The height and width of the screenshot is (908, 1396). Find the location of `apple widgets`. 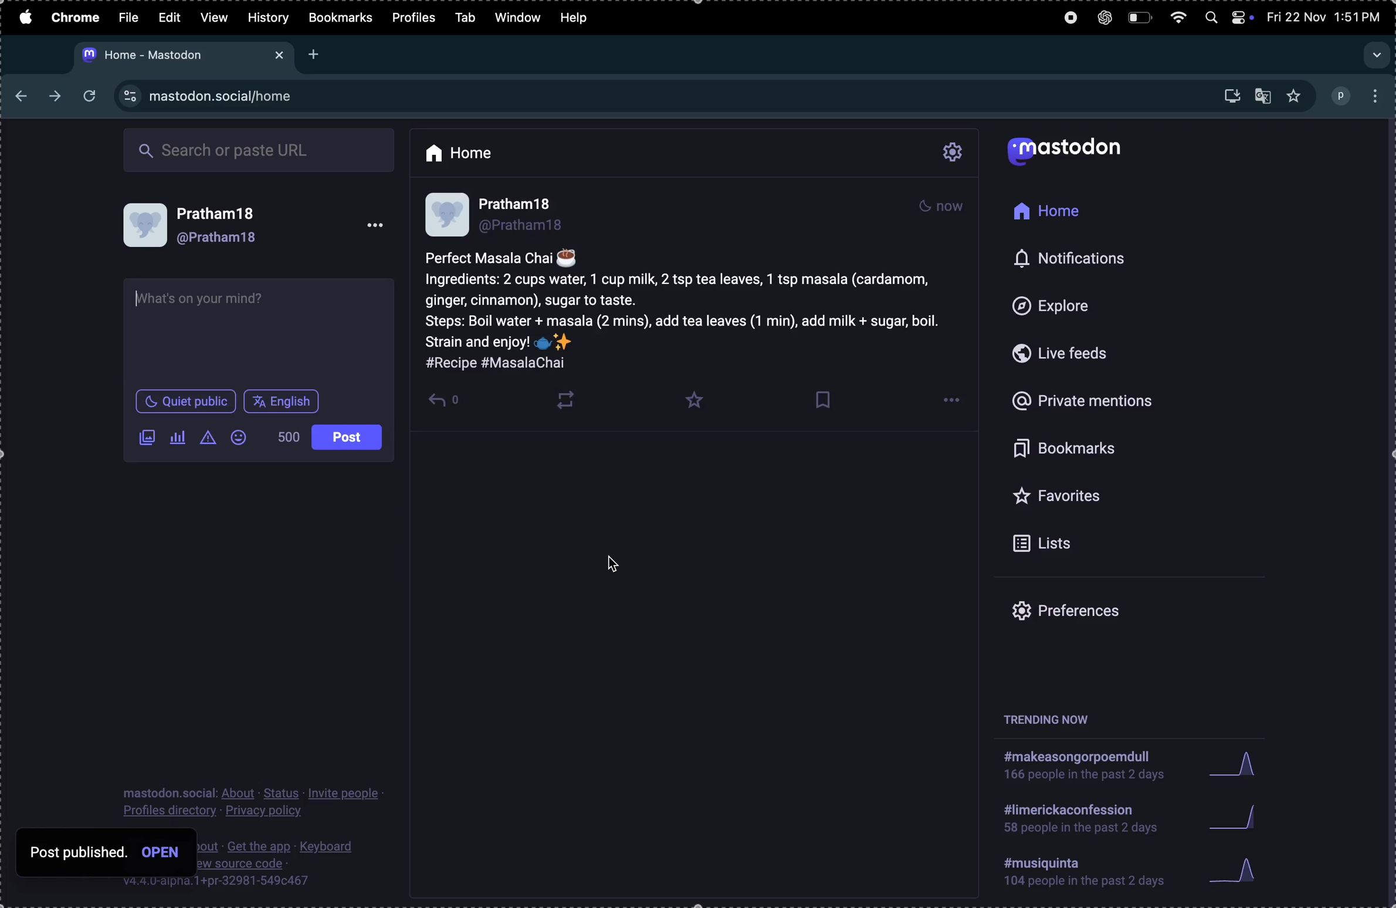

apple widgets is located at coordinates (1239, 18).